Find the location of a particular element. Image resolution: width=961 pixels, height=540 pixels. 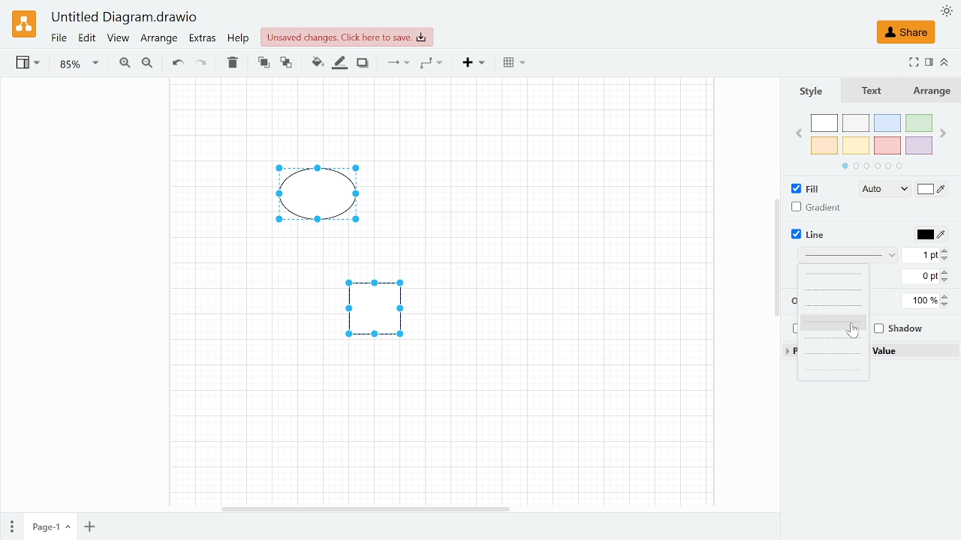

text is located at coordinates (868, 90).